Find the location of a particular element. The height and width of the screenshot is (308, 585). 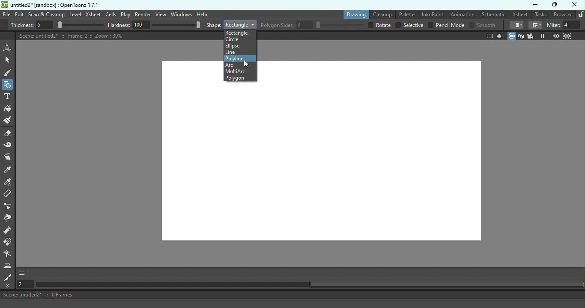

Iron tool is located at coordinates (8, 266).